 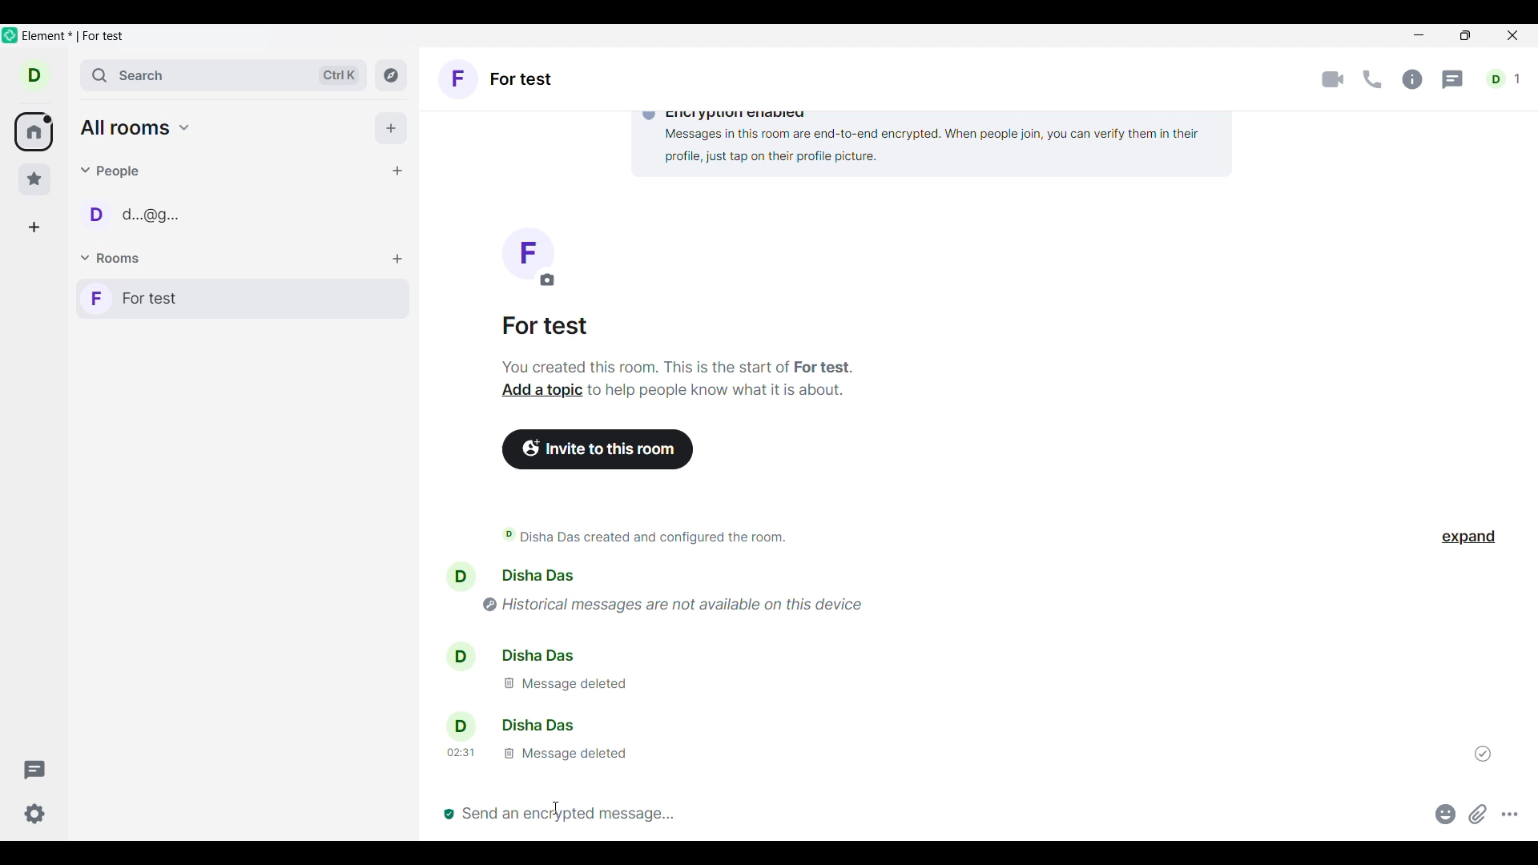 I want to click on Rooms, so click(x=113, y=259).